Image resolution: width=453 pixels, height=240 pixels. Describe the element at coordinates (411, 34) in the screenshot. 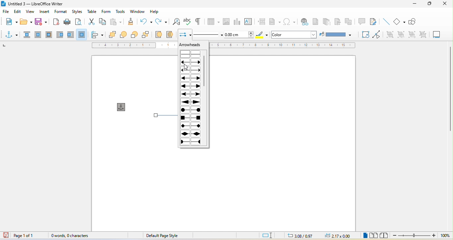

I see `exit group` at that location.